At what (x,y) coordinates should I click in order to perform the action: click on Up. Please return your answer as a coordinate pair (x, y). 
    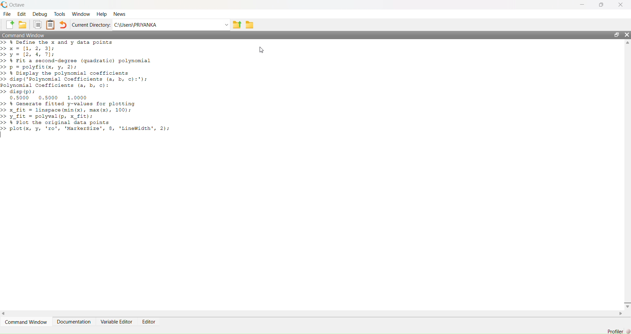
    Looking at the image, I should click on (627, 42).